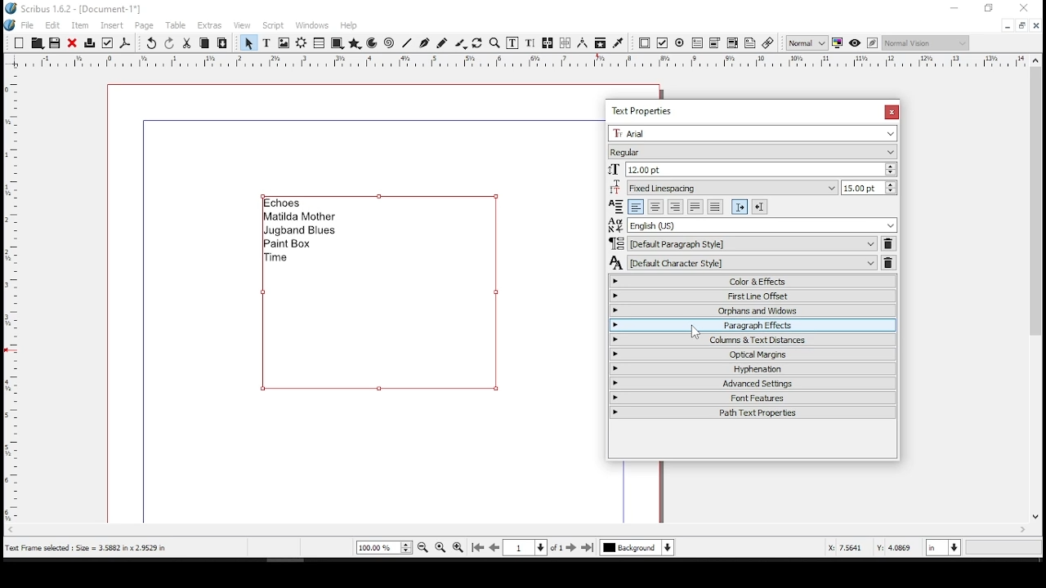 Image resolution: width=1046 pixels, height=588 pixels. What do you see at coordinates (888, 262) in the screenshot?
I see `delete character style` at bounding box center [888, 262].